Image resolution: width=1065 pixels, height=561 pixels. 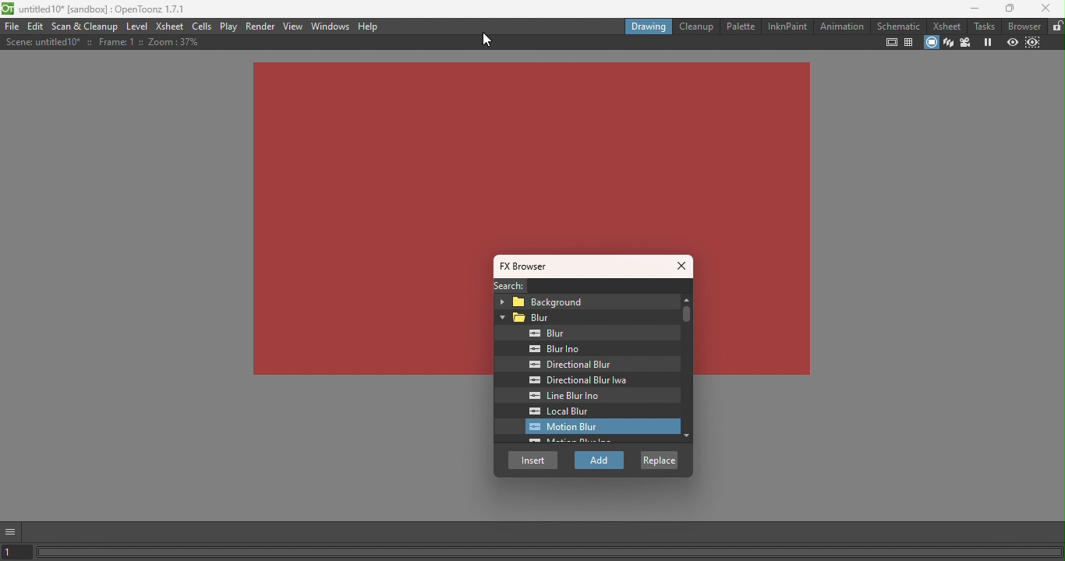 What do you see at coordinates (204, 26) in the screenshot?
I see `Cells` at bounding box center [204, 26].